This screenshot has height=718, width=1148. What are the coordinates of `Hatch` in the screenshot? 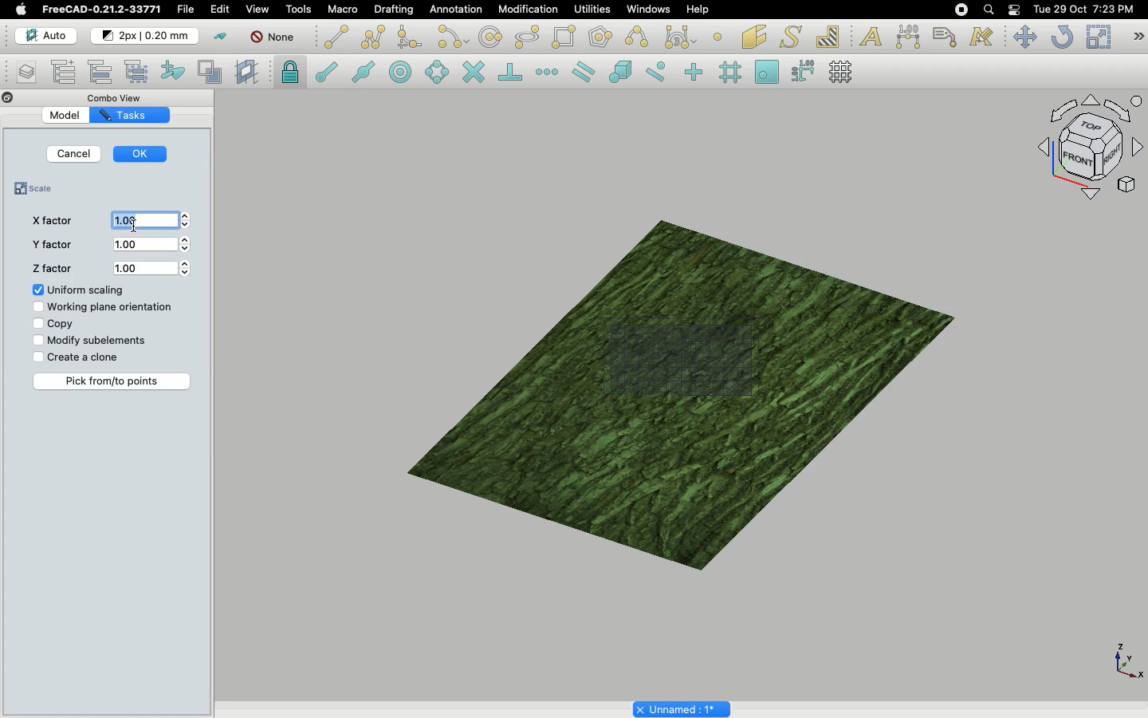 It's located at (829, 35).